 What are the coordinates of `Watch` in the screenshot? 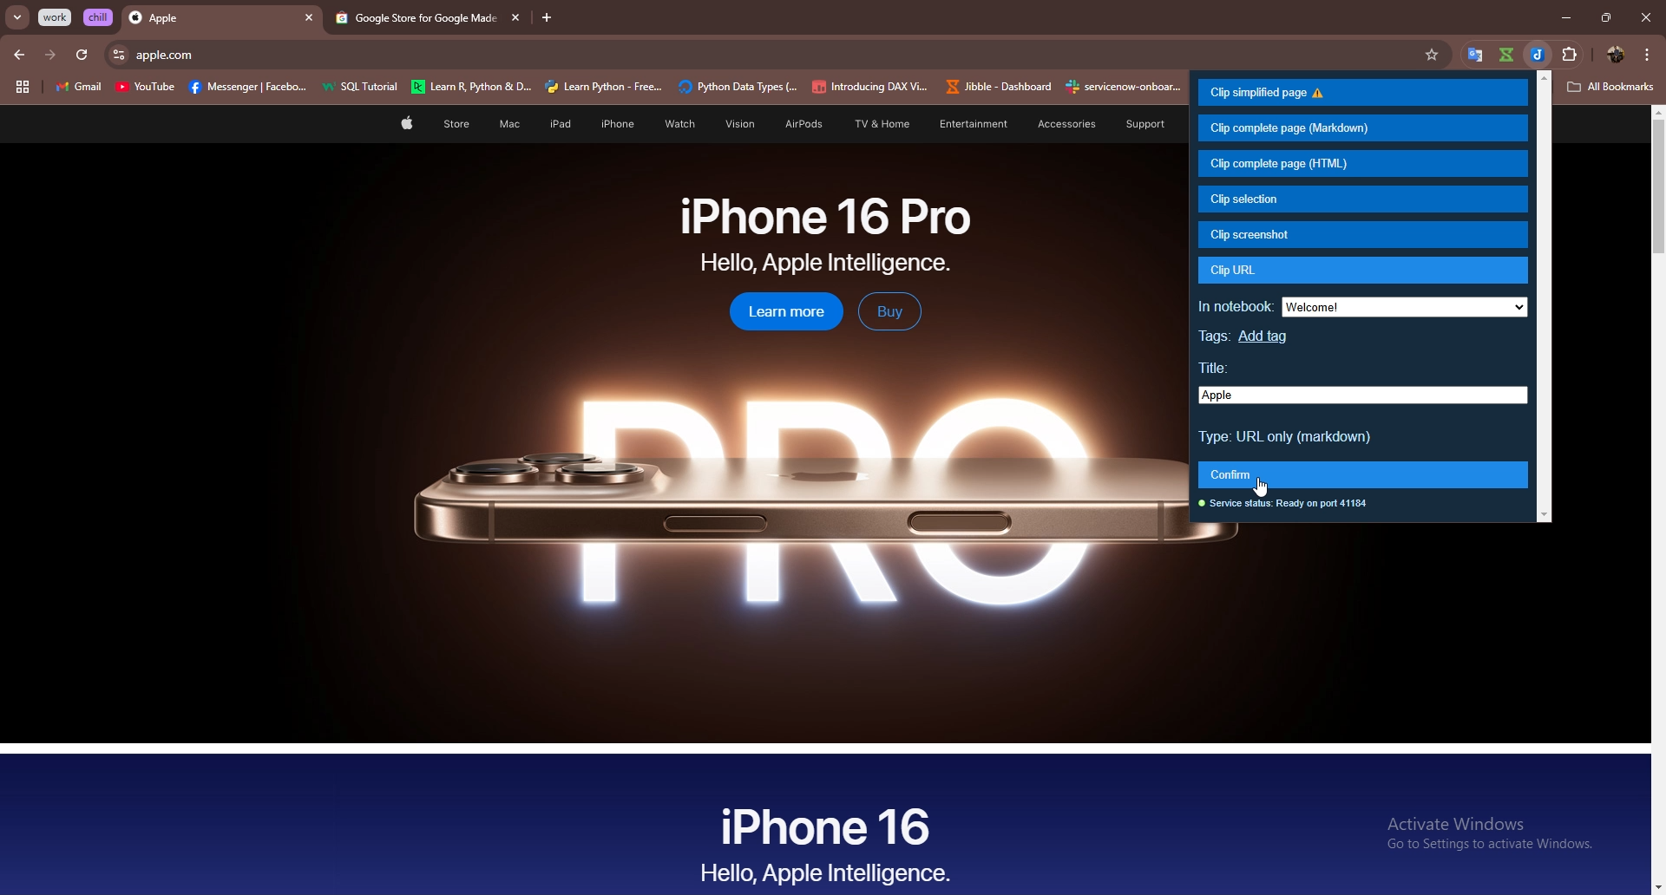 It's located at (677, 124).